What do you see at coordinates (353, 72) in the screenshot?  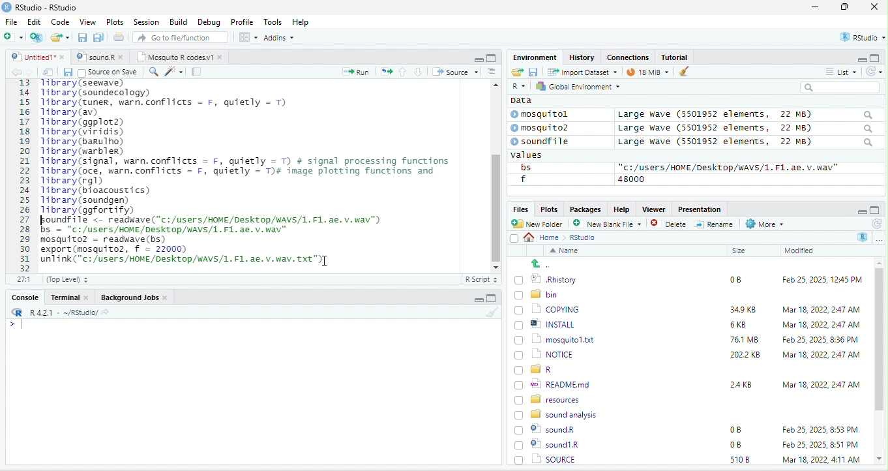 I see `Run` at bounding box center [353, 72].